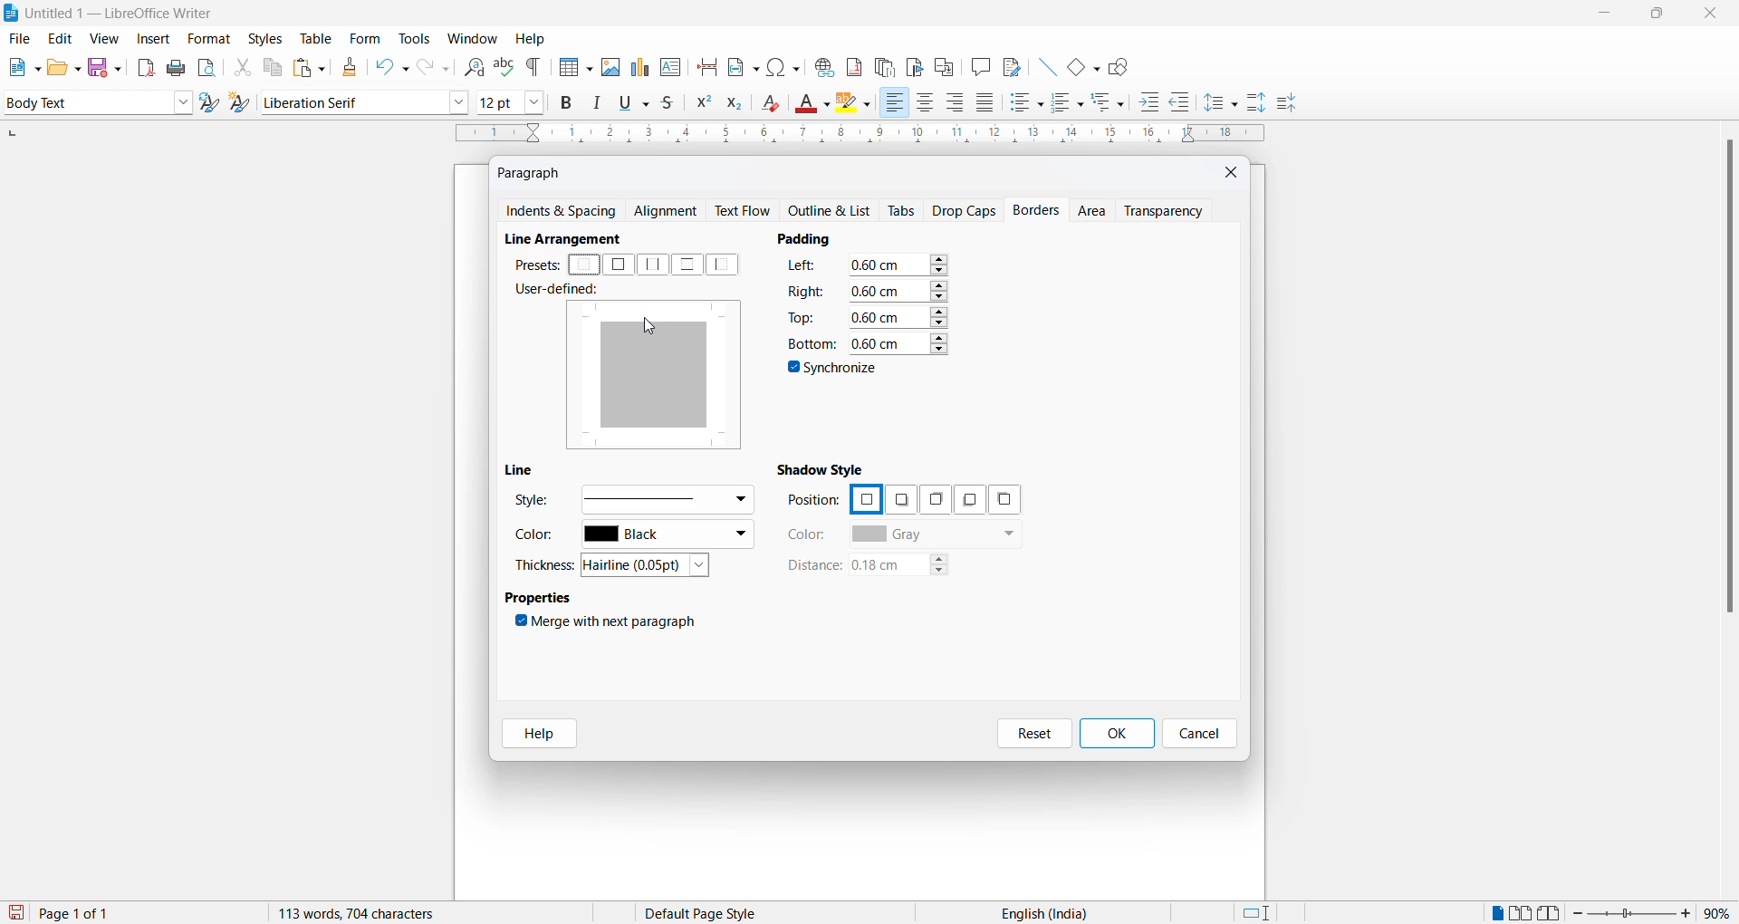 The image size is (1739, 924). Describe the element at coordinates (1115, 101) in the screenshot. I see `select outline format` at that location.